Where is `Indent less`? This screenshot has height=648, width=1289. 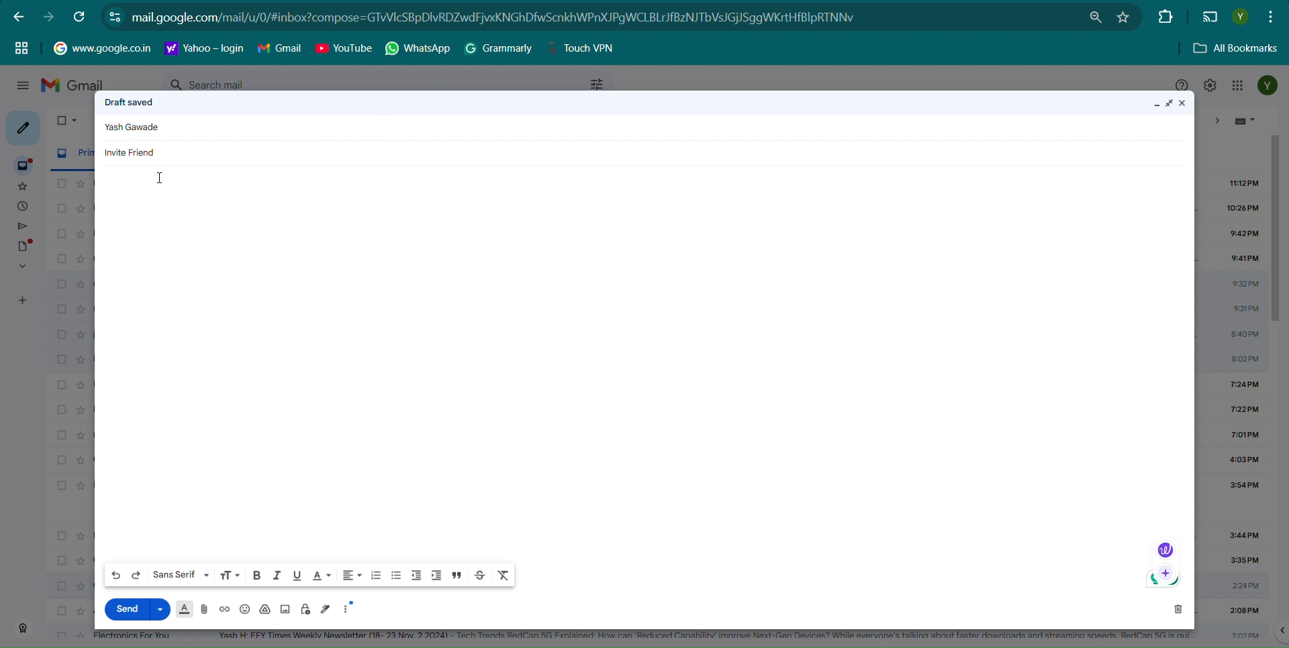
Indent less is located at coordinates (416, 576).